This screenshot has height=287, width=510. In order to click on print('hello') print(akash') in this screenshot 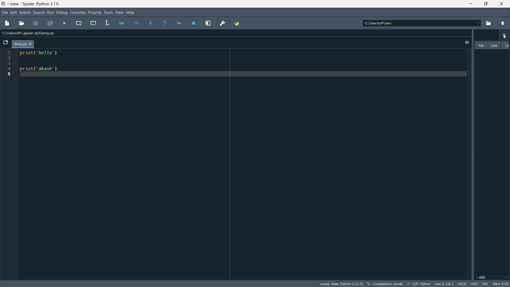, I will do `click(244, 163)`.